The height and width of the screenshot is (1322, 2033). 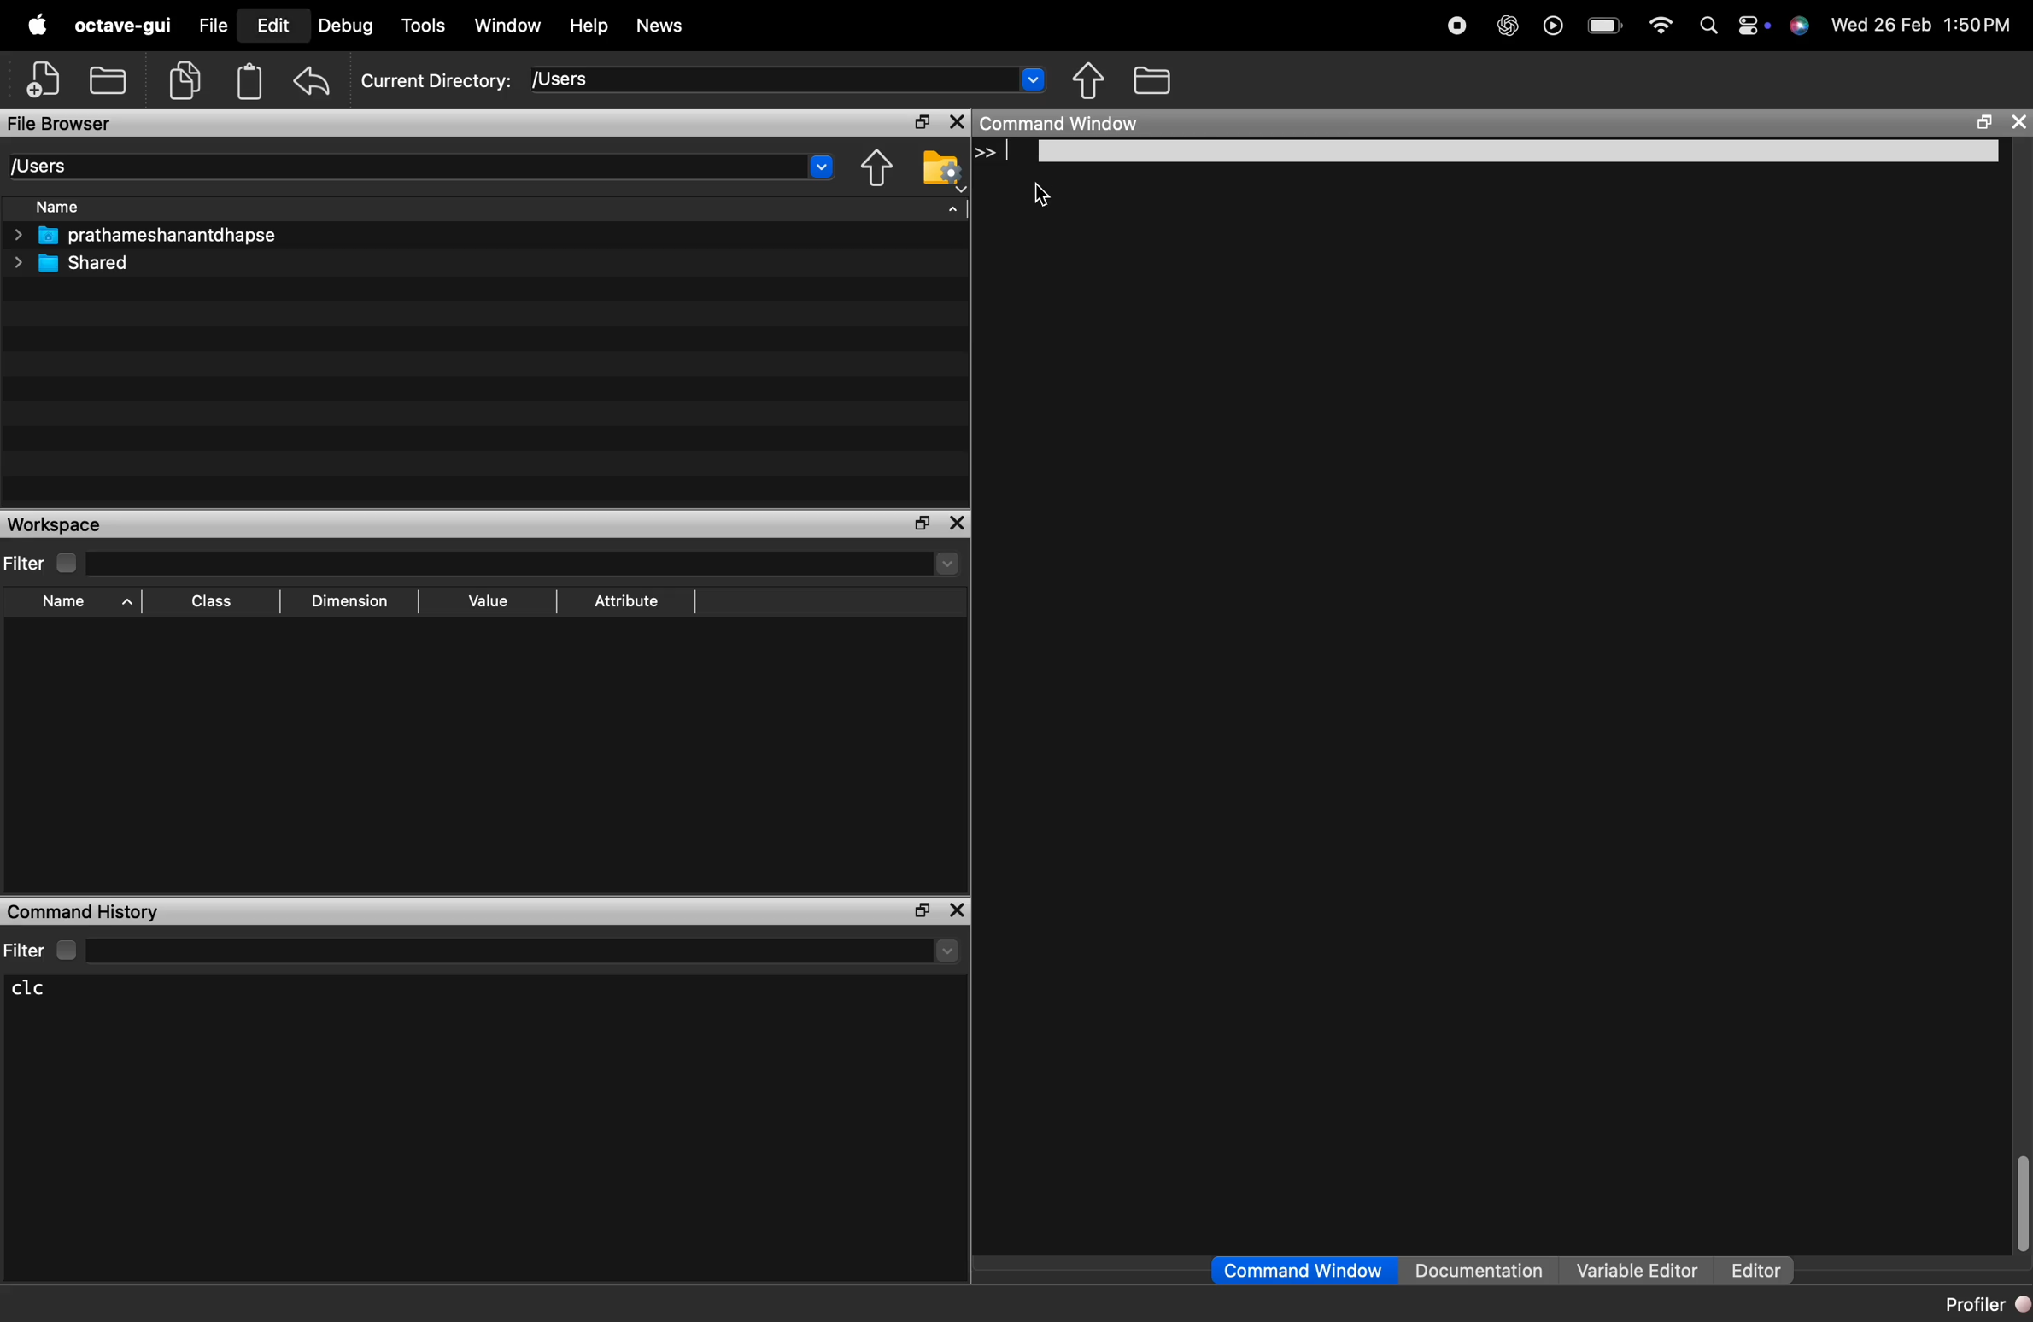 What do you see at coordinates (75, 605) in the screenshot?
I see `Name ` at bounding box center [75, 605].